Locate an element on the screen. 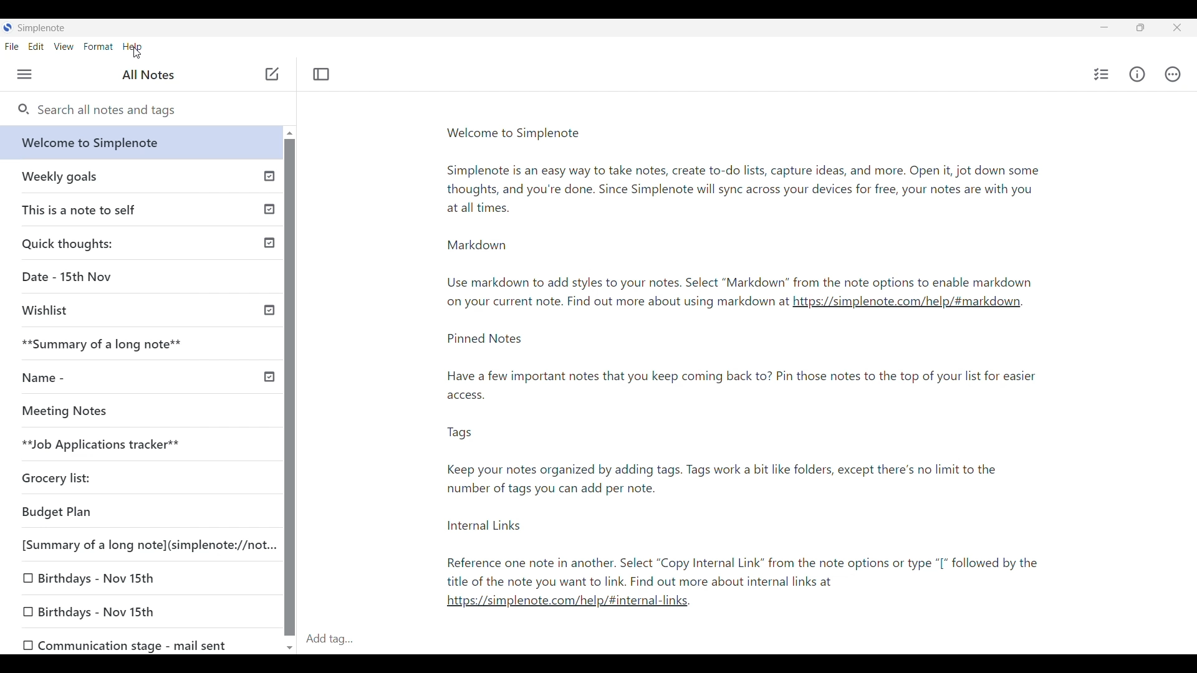 The height and width of the screenshot is (673, 1197). Birthdays - Nov 15th is located at coordinates (82, 612).